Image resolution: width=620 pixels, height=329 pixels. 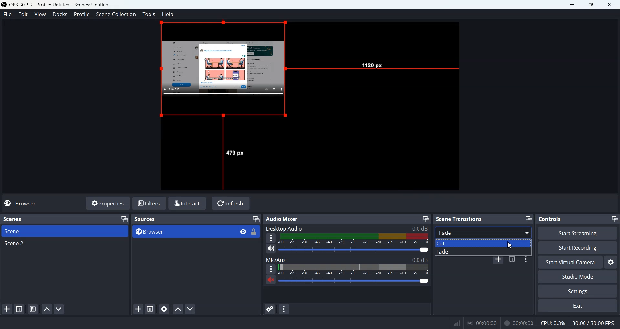 I want to click on Volume Indicator, so click(x=353, y=270).